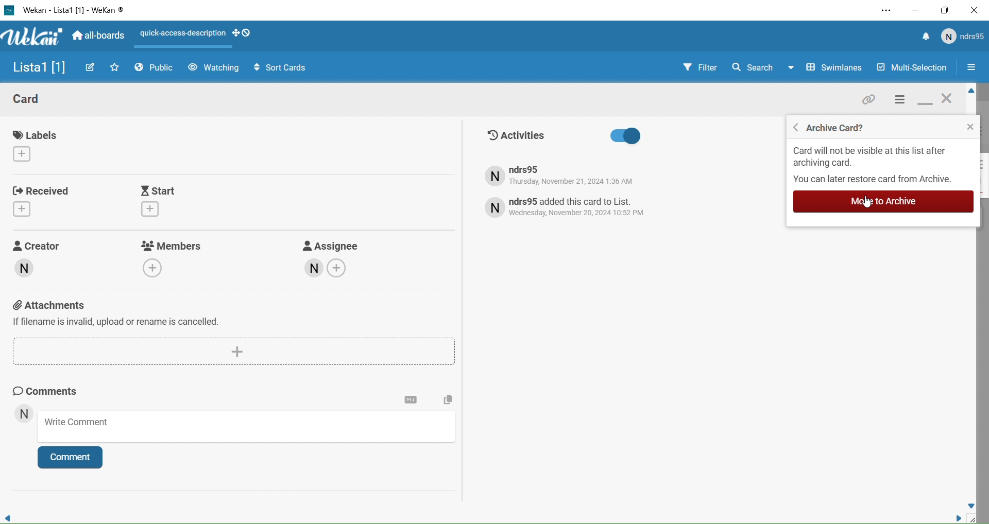 The image size is (989, 524). I want to click on Watchin, so click(215, 68).